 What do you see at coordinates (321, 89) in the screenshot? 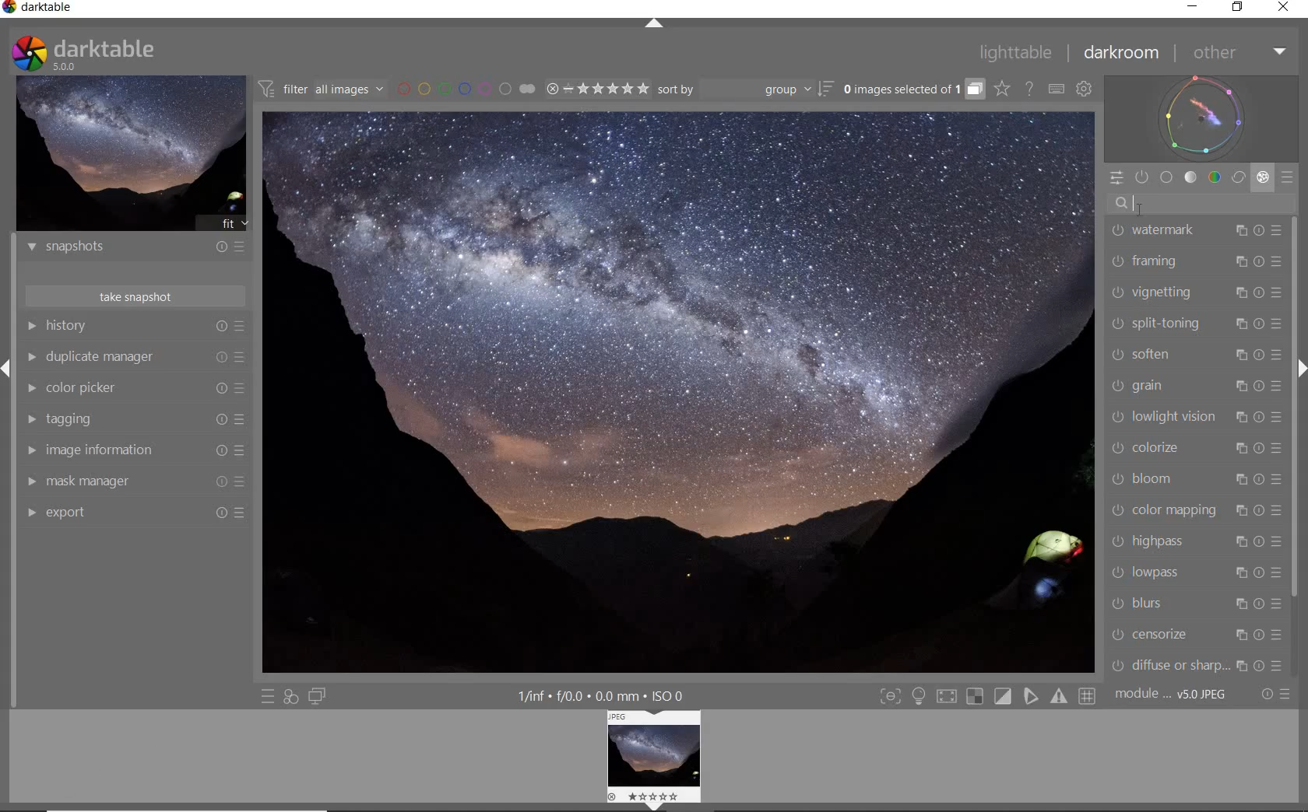
I see `FILTER IMAGES BASED ON THEIR MODULE ORDER` at bounding box center [321, 89].